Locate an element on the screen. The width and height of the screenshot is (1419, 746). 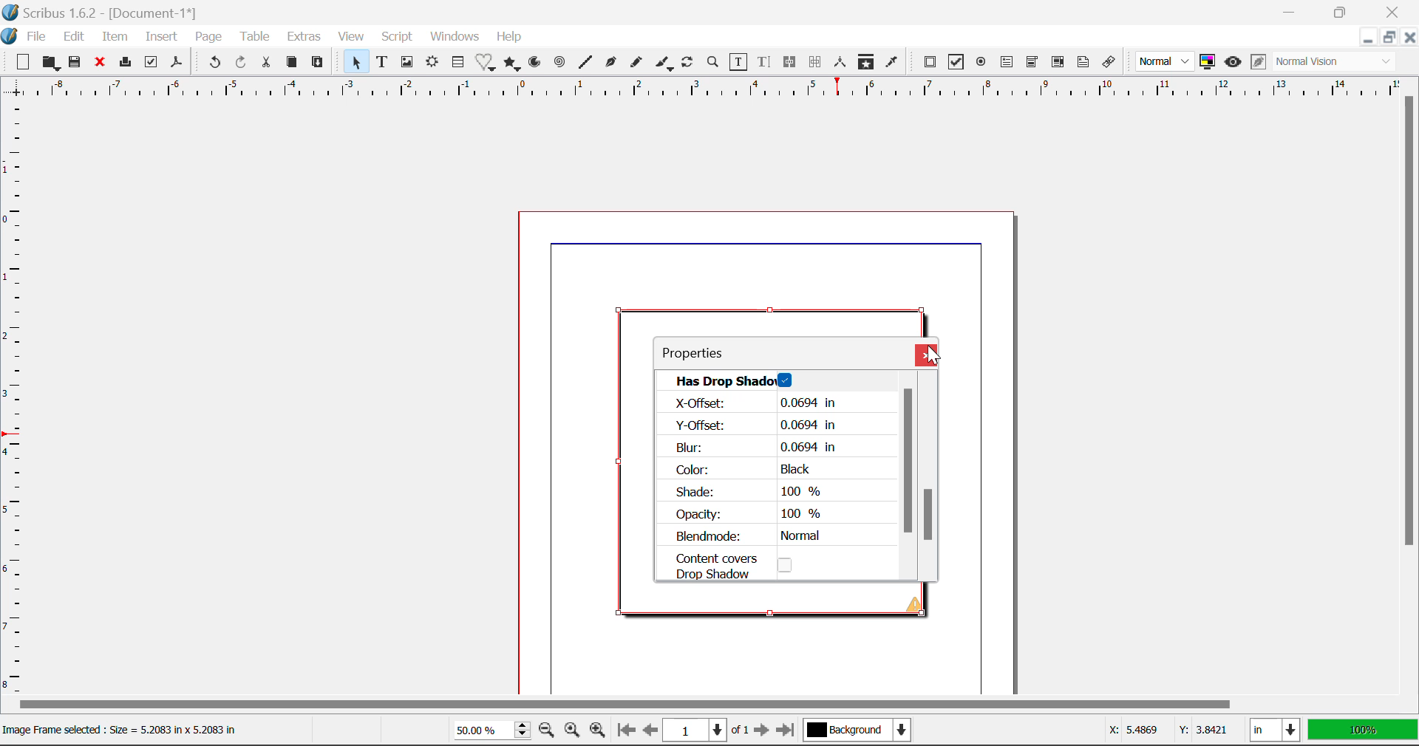
Discard is located at coordinates (102, 64).